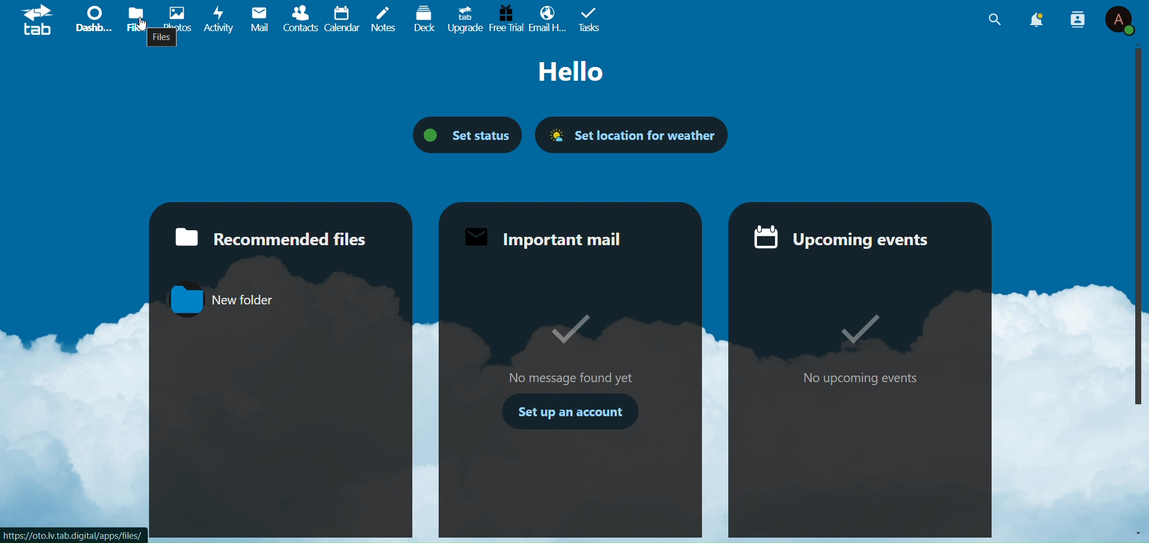  Describe the element at coordinates (260, 19) in the screenshot. I see `Mail` at that location.